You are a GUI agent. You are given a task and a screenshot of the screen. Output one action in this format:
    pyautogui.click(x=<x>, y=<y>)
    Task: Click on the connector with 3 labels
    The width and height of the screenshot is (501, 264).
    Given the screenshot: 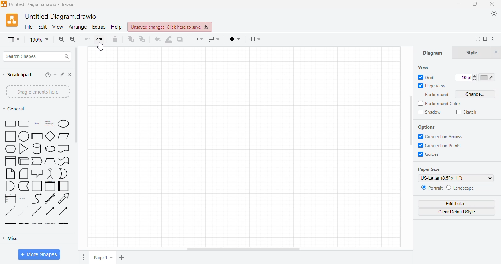 What is the action you would take?
    pyautogui.click(x=50, y=223)
    